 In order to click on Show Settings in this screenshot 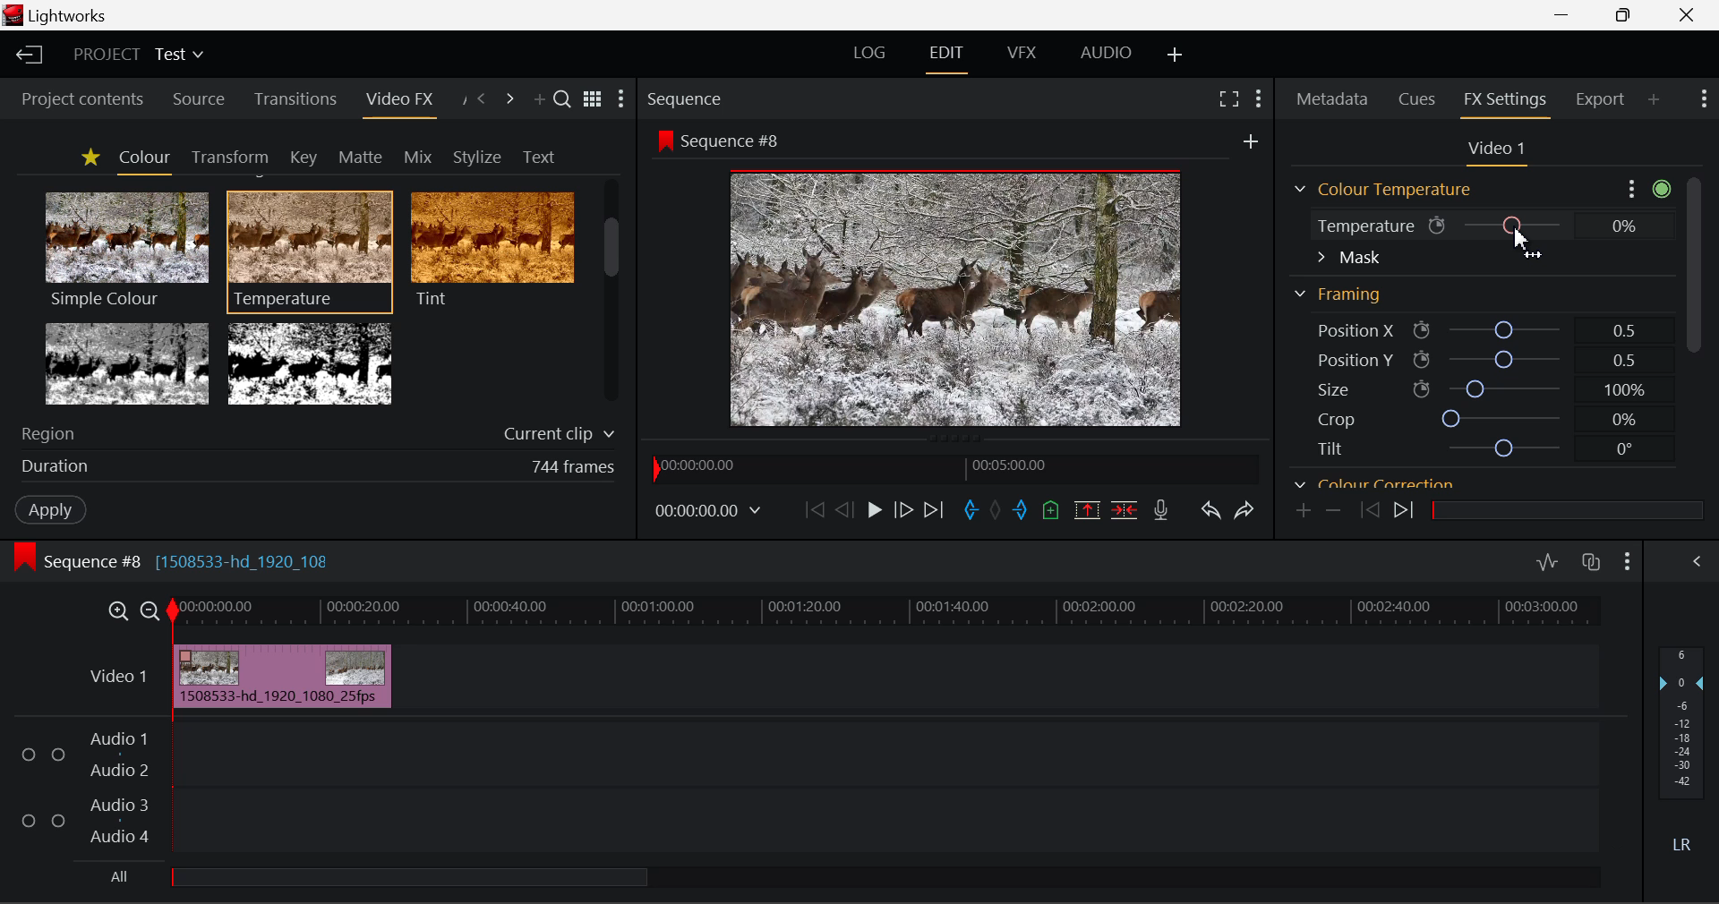, I will do `click(1704, 102)`.